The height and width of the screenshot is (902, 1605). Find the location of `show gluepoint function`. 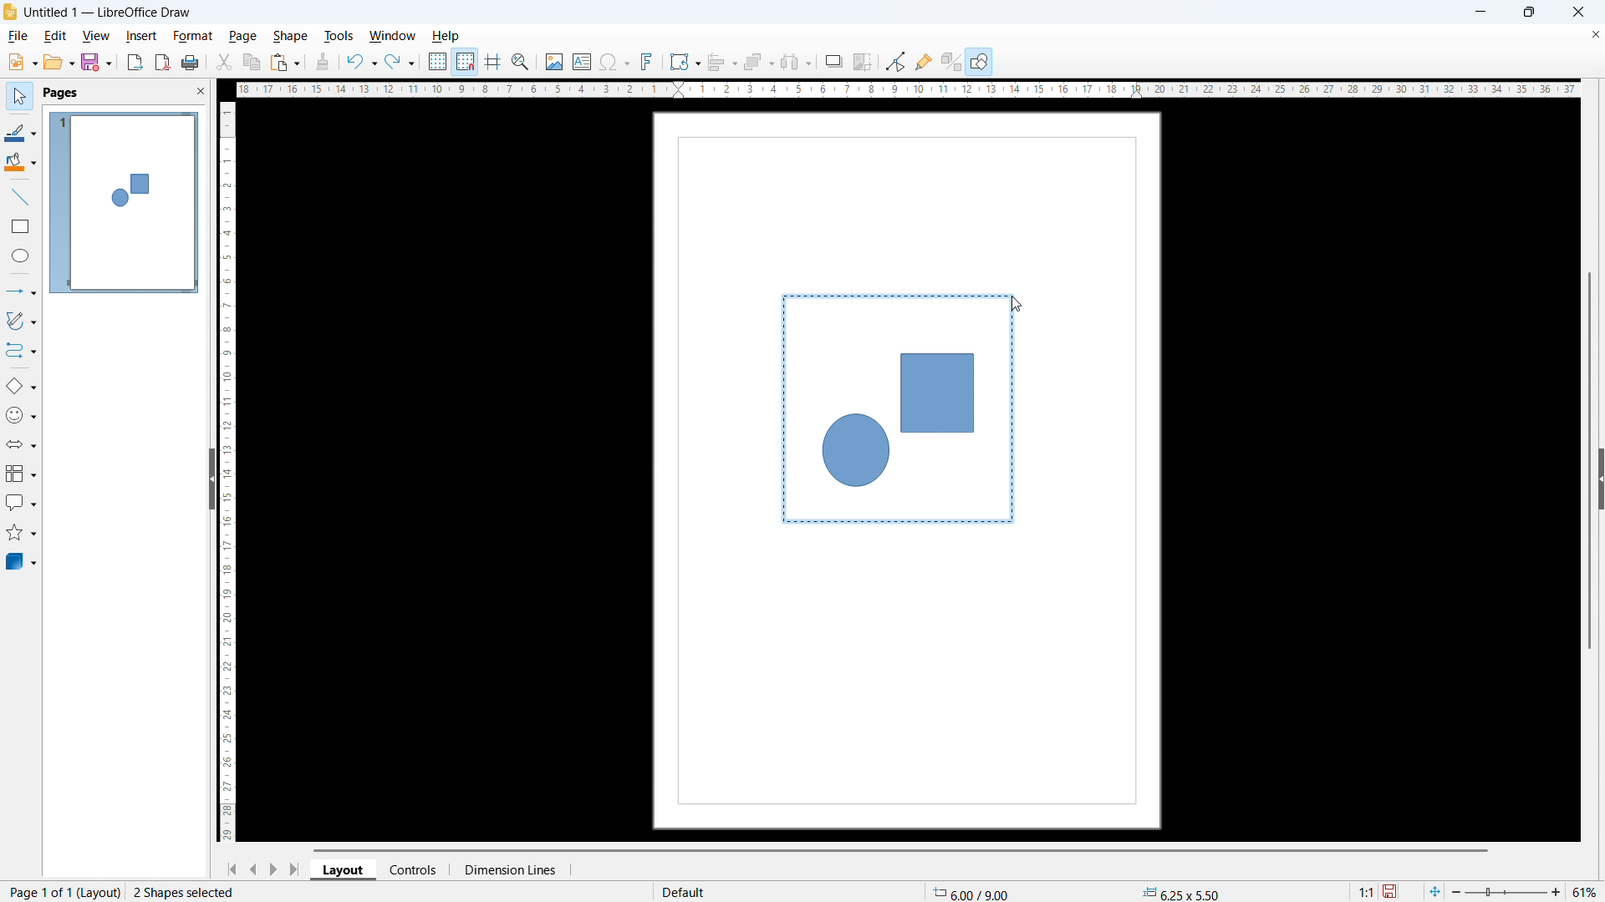

show gluepoint function is located at coordinates (925, 61).